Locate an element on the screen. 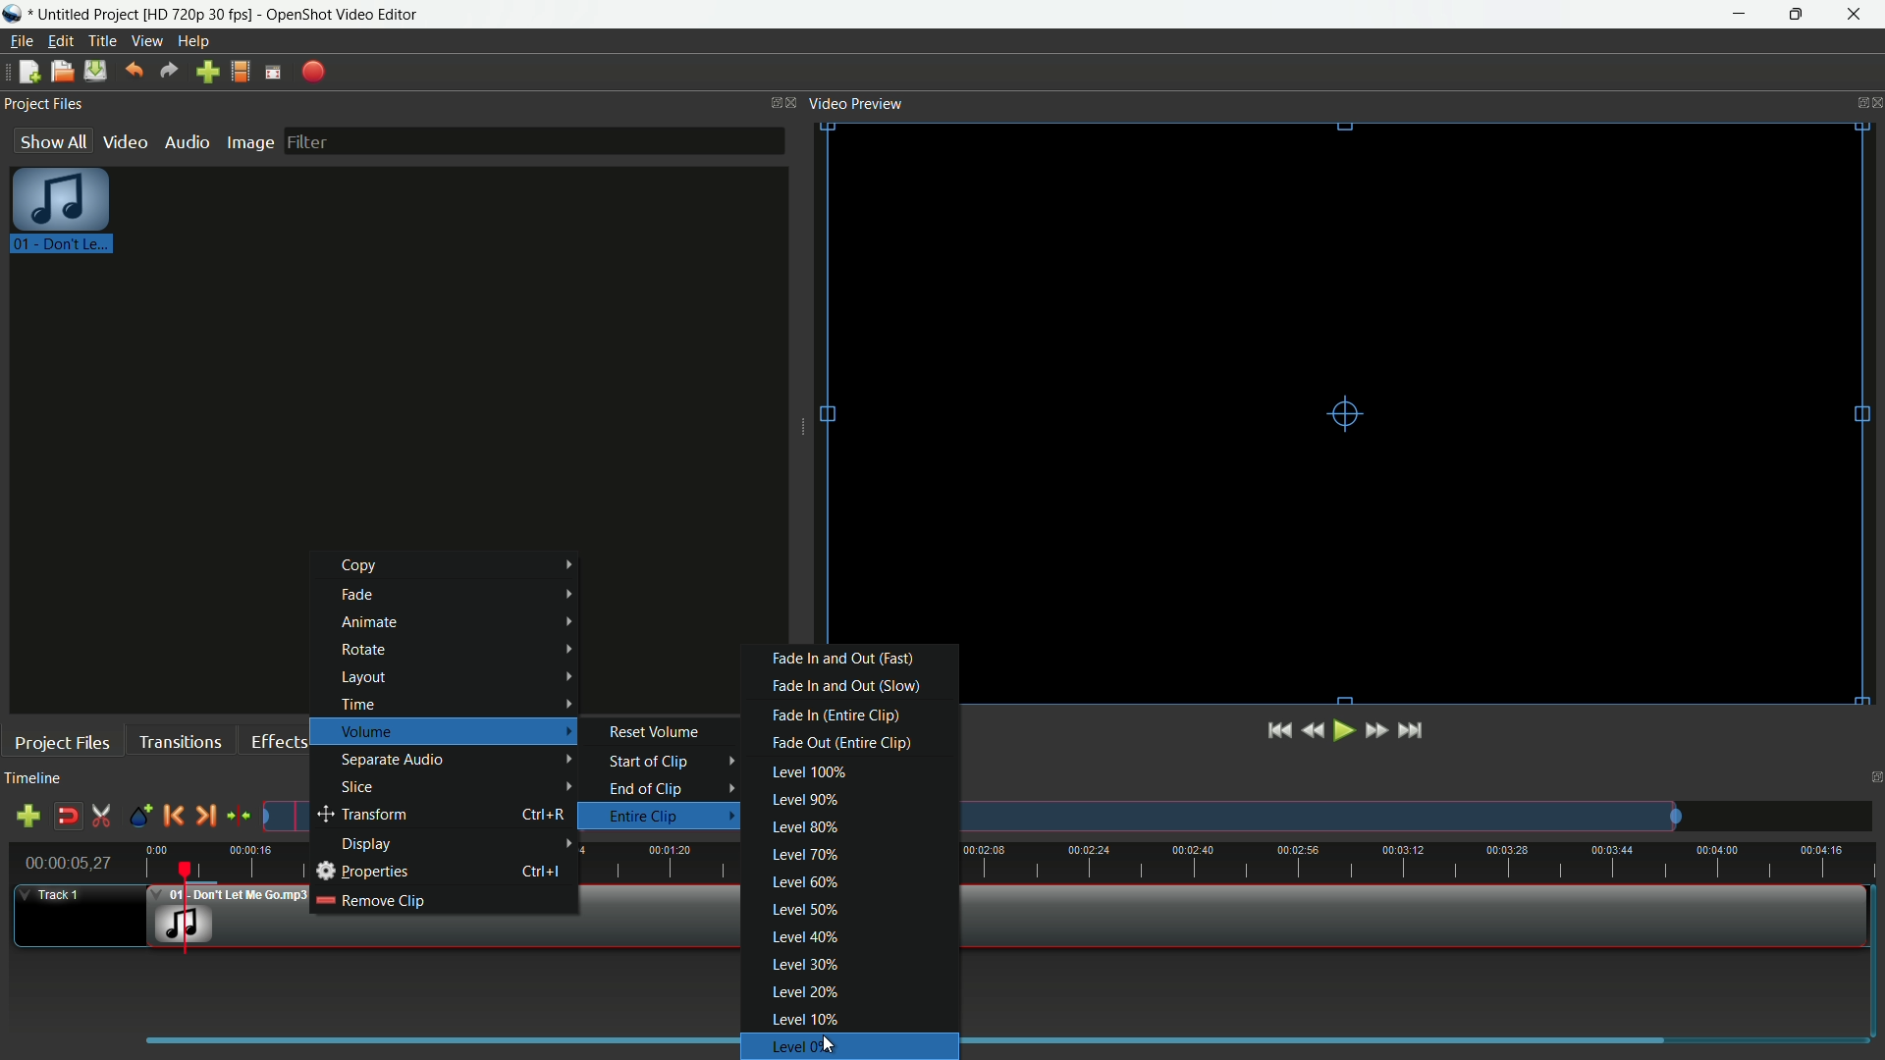 Image resolution: width=1885 pixels, height=1060 pixels. minimize is located at coordinates (1741, 15).